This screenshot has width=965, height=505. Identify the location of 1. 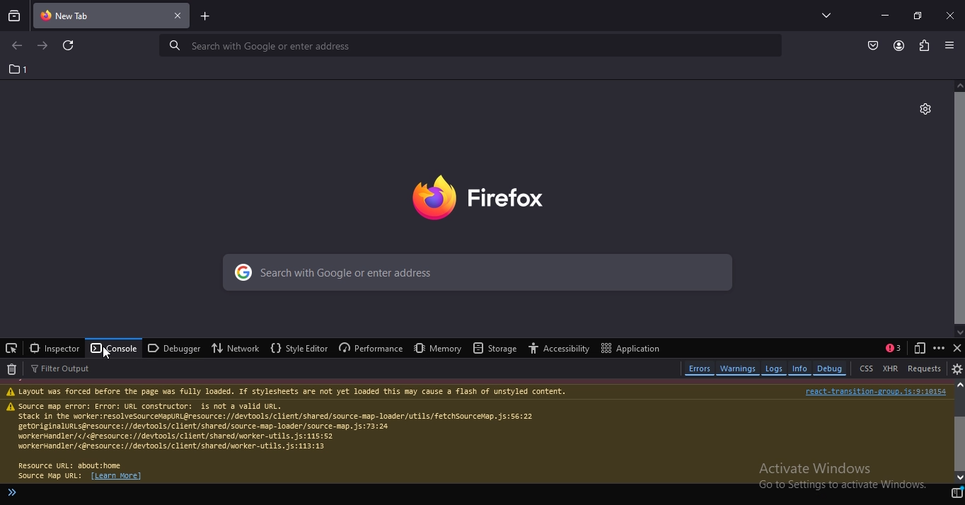
(17, 69).